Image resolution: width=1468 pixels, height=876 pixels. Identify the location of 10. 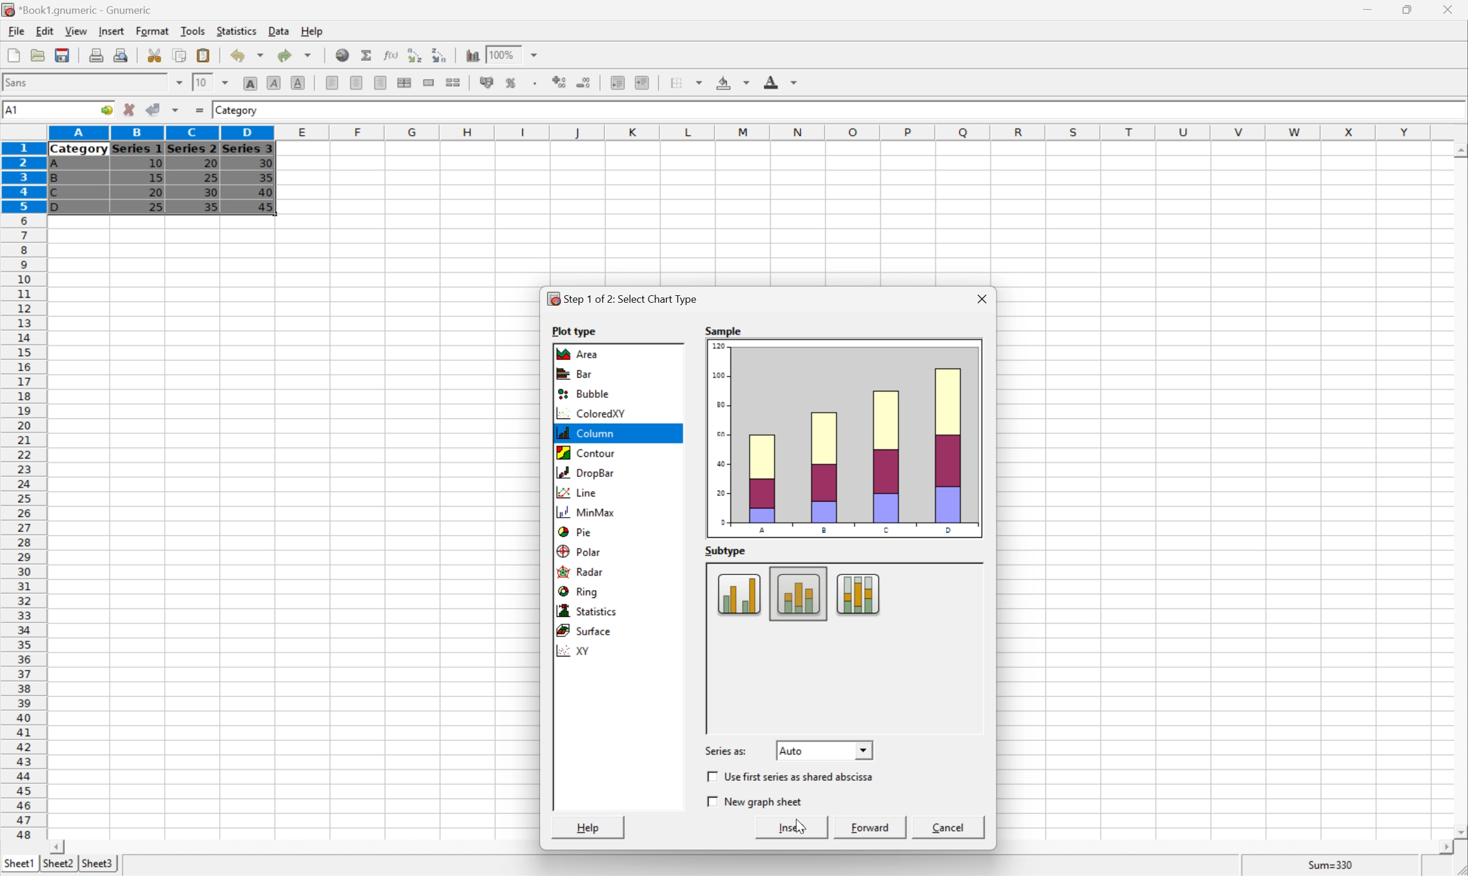
(155, 164).